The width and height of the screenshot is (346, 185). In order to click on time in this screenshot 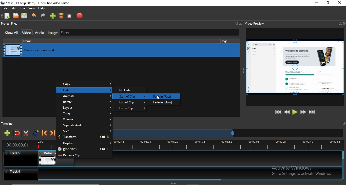, I will do `click(86, 114)`.